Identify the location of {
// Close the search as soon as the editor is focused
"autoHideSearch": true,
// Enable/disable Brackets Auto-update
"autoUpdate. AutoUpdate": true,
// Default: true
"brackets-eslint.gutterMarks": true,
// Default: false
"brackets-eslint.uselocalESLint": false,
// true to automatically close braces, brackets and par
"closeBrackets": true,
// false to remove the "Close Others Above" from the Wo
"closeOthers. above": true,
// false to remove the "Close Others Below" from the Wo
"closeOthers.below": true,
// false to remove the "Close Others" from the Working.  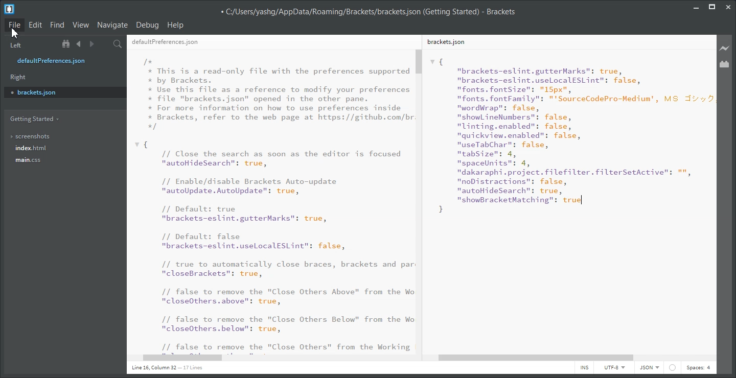
(274, 246).